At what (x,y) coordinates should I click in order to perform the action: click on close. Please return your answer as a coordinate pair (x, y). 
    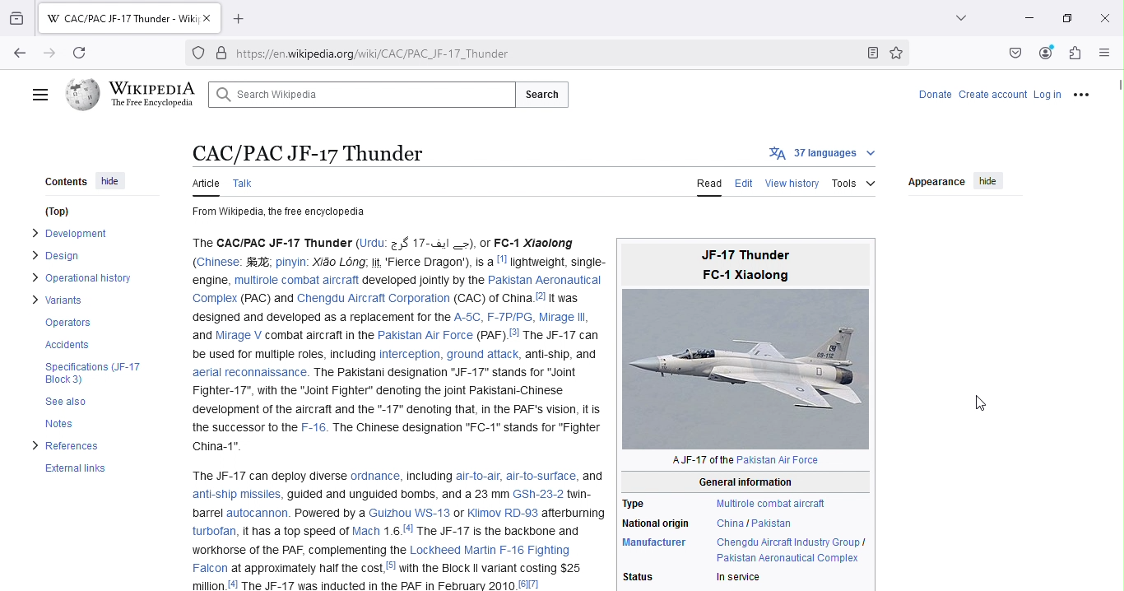
    Looking at the image, I should click on (1103, 19).